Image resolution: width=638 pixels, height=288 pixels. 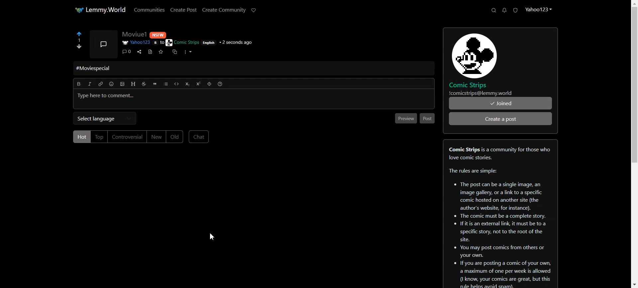 I want to click on Profile, so click(x=539, y=9).